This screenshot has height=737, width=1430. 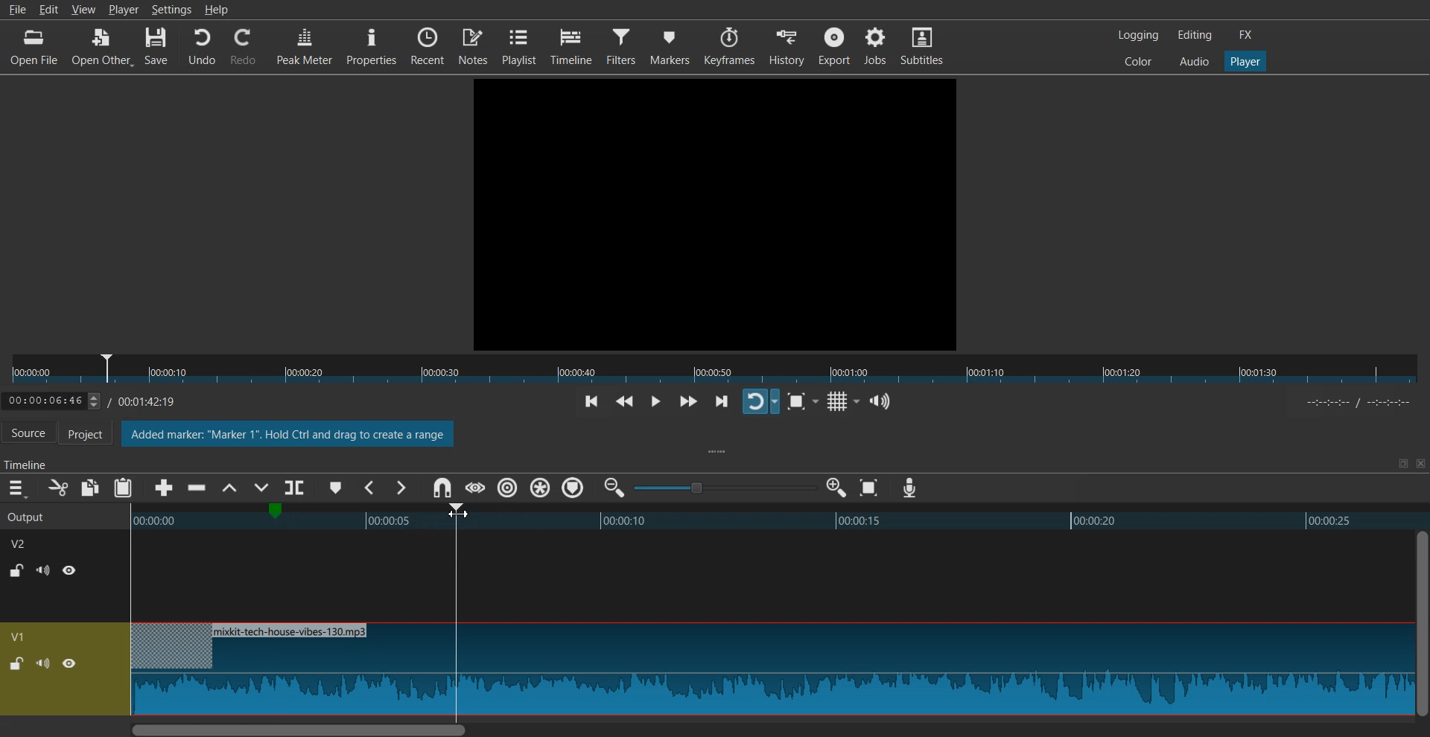 What do you see at coordinates (718, 212) in the screenshot?
I see `File Preview window` at bounding box center [718, 212].